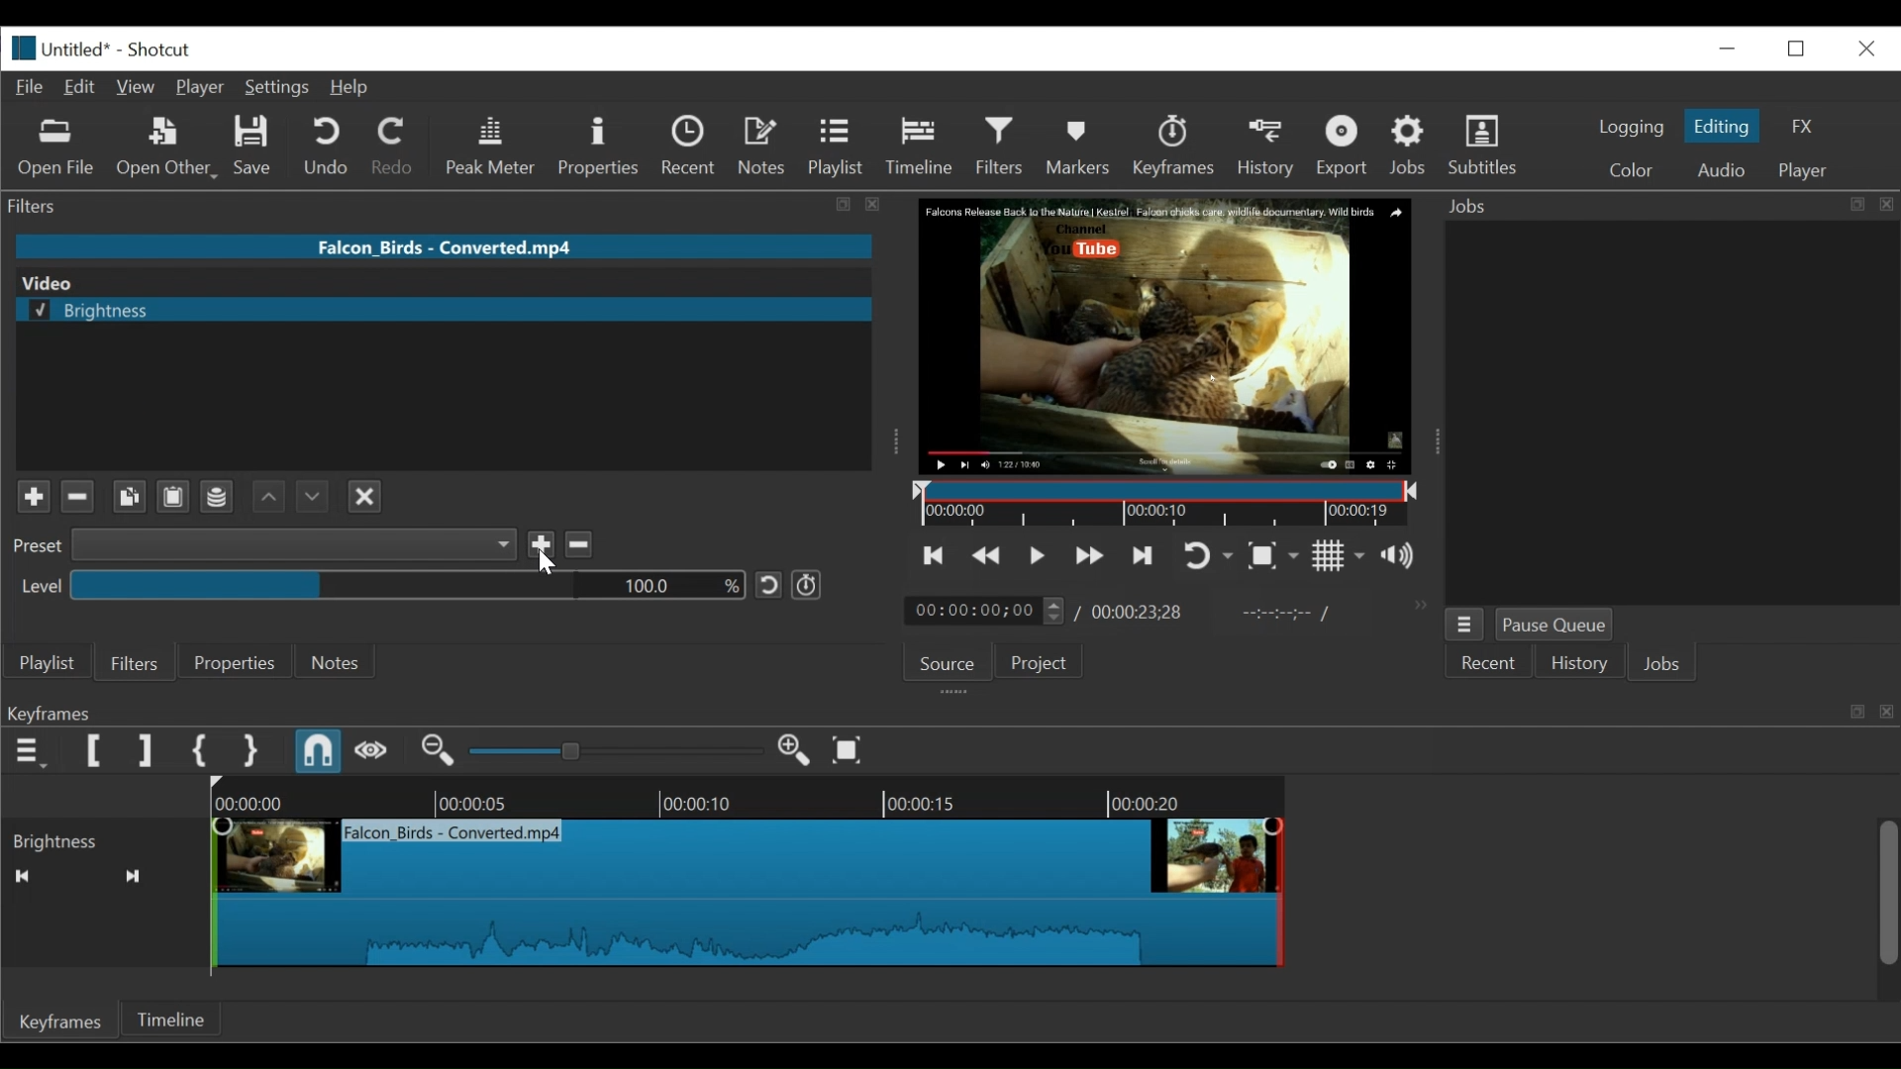 This screenshot has width=1901, height=1069. I want to click on Open File, so click(57, 149).